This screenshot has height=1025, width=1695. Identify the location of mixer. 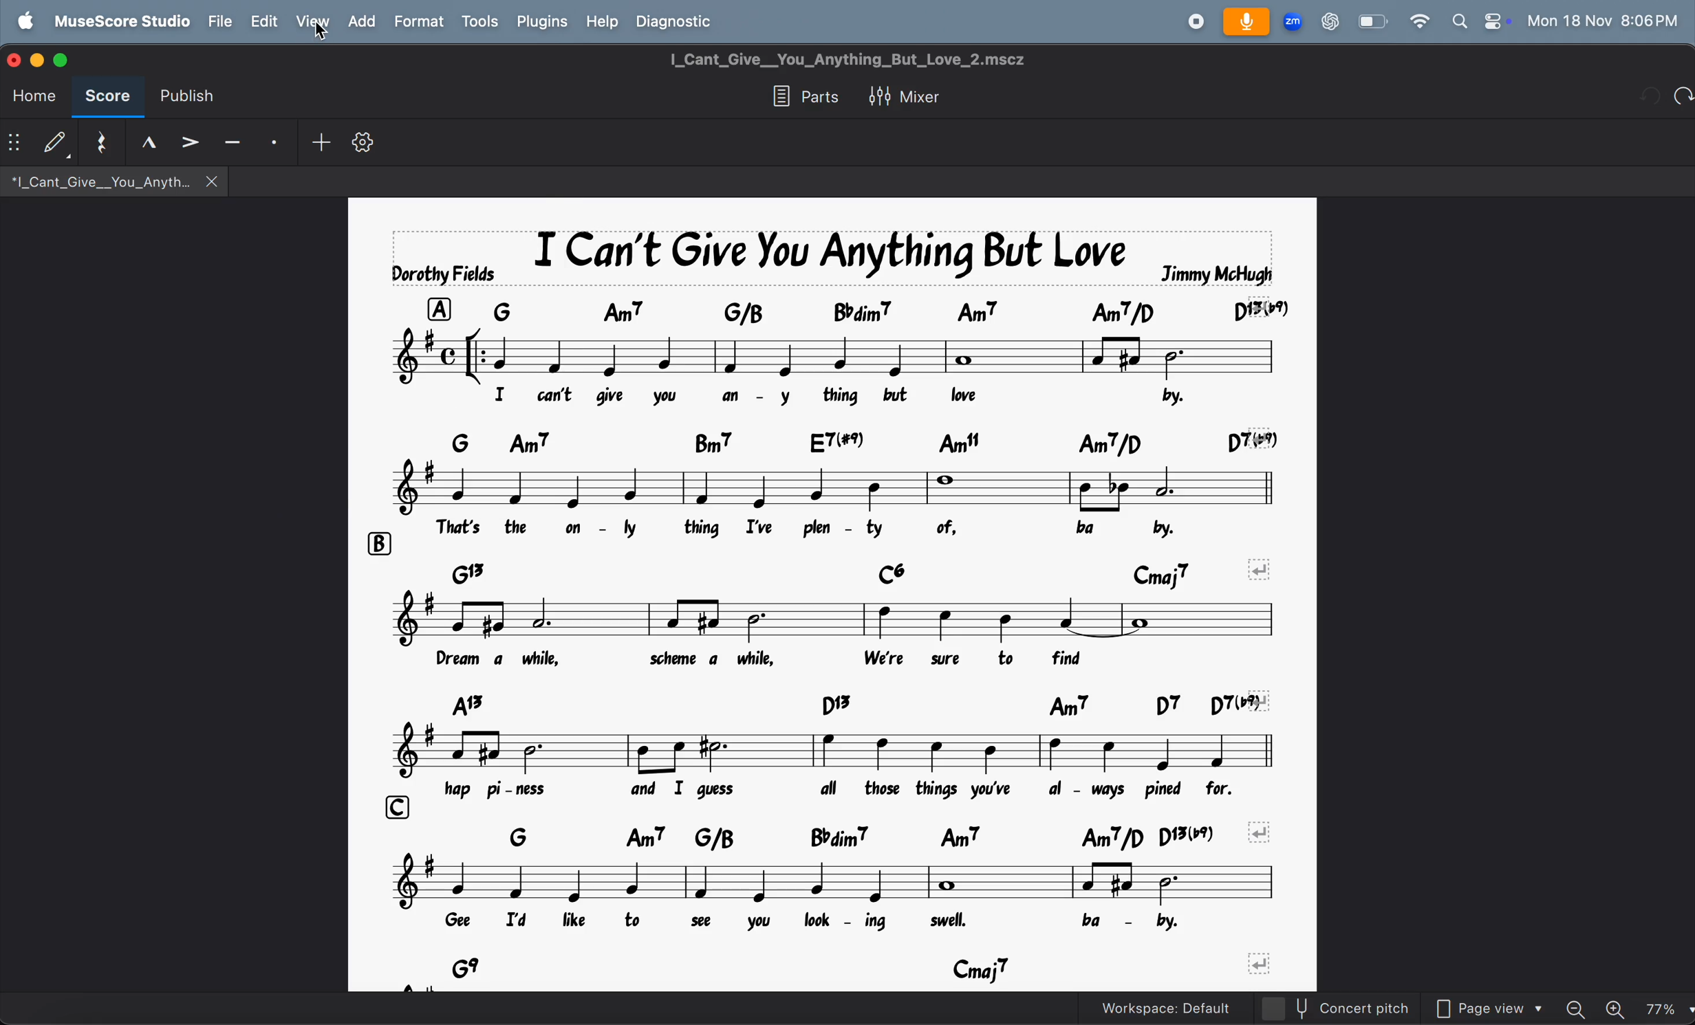
(906, 98).